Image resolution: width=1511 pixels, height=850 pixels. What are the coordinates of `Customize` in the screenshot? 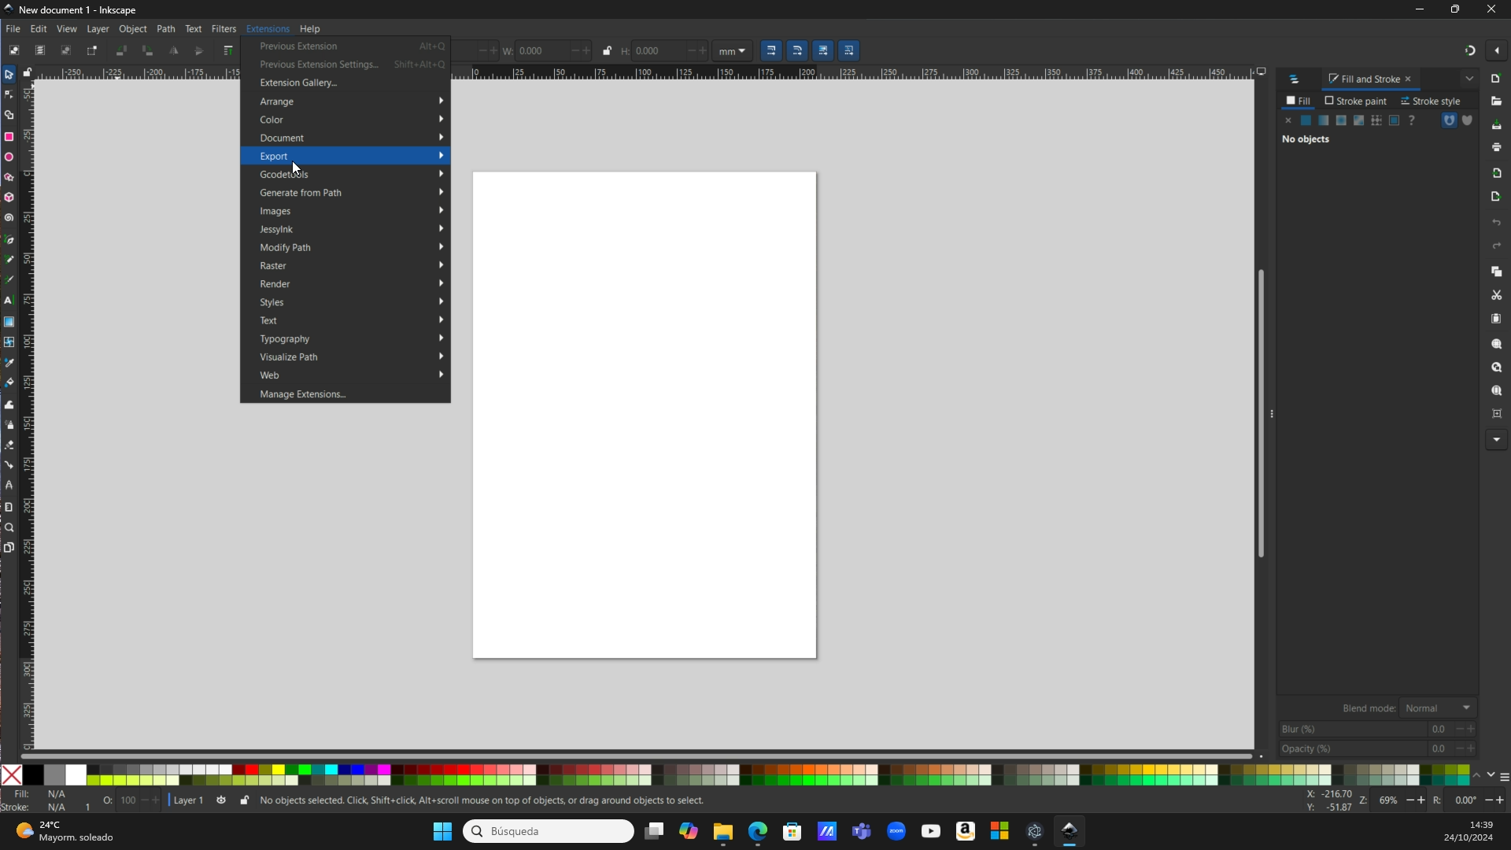 It's located at (1457, 124).